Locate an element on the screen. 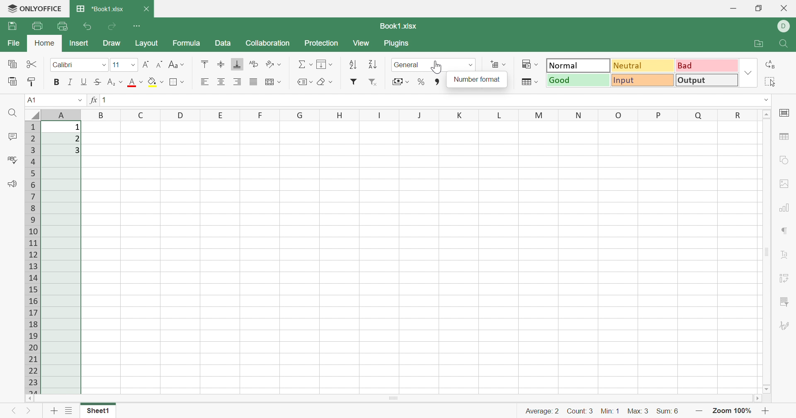 Image resolution: width=796 pixels, height=418 pixels. Count: 3 is located at coordinates (581, 412).